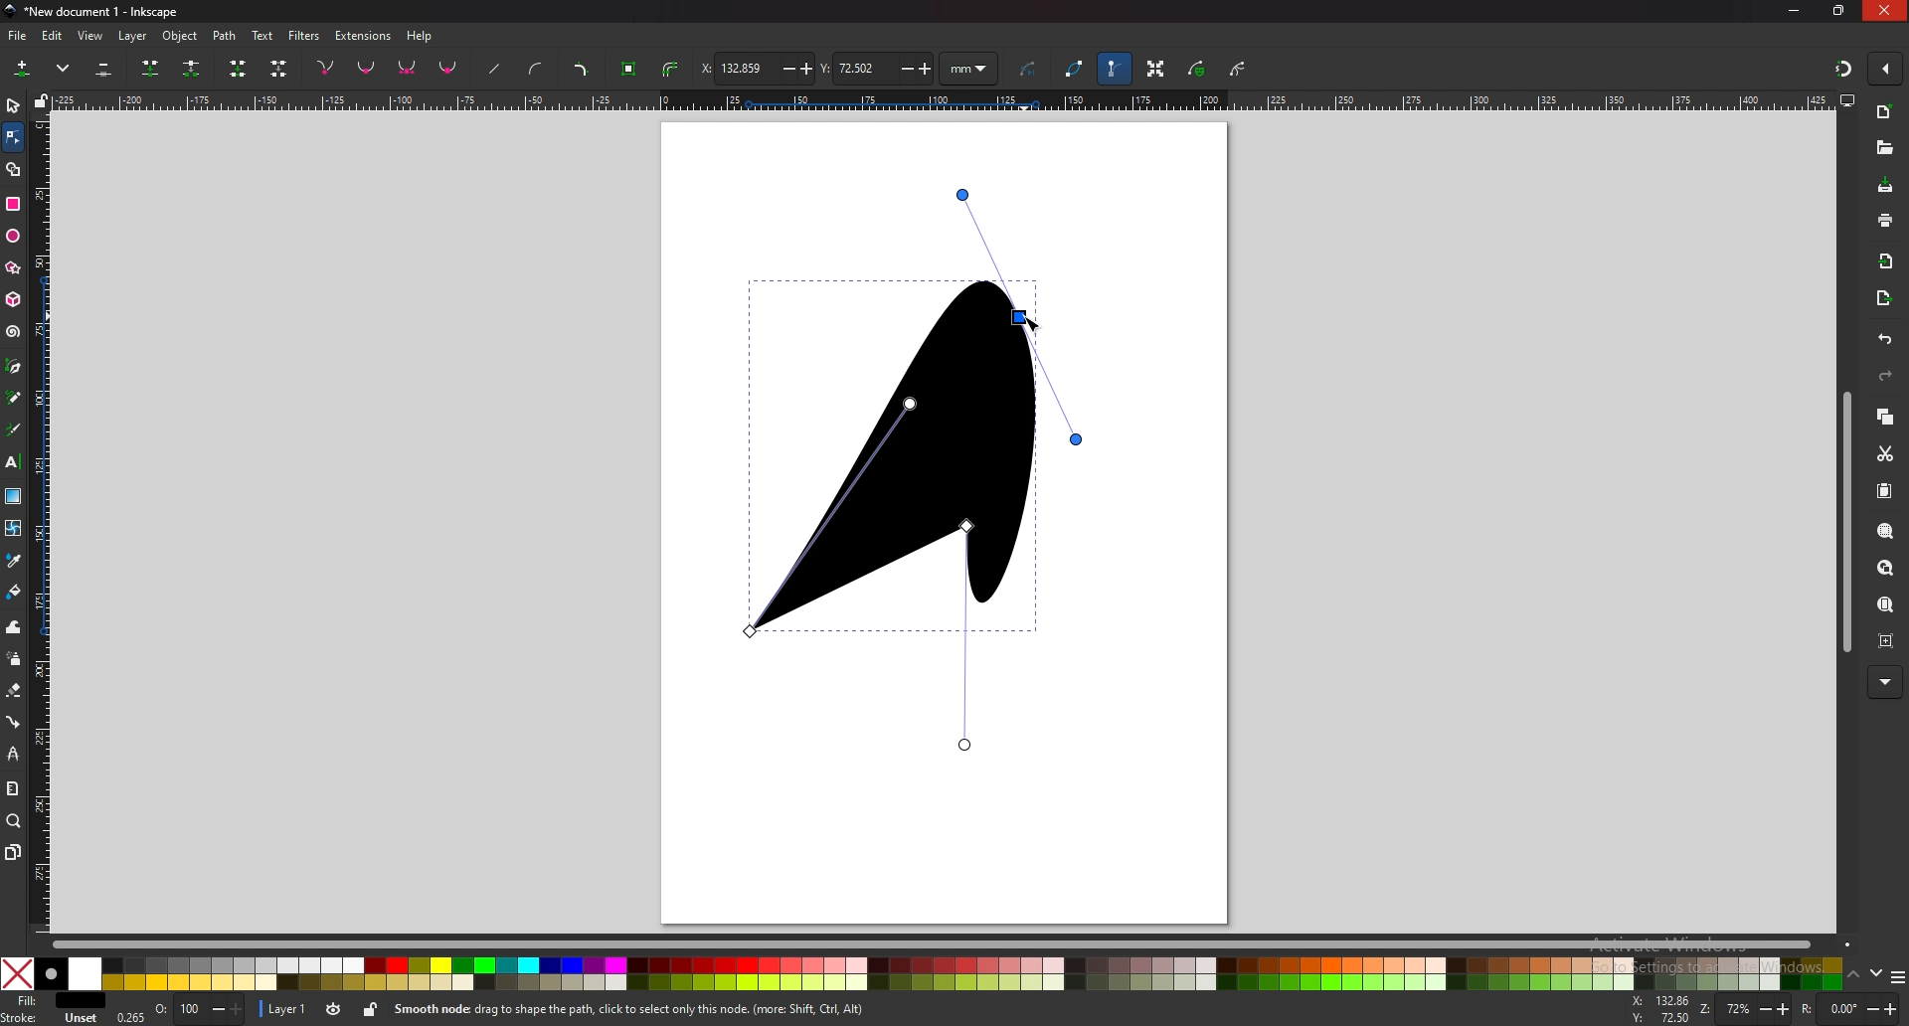 This screenshot has height=1026, width=1909. Describe the element at coordinates (1795, 11) in the screenshot. I see `minimize` at that location.